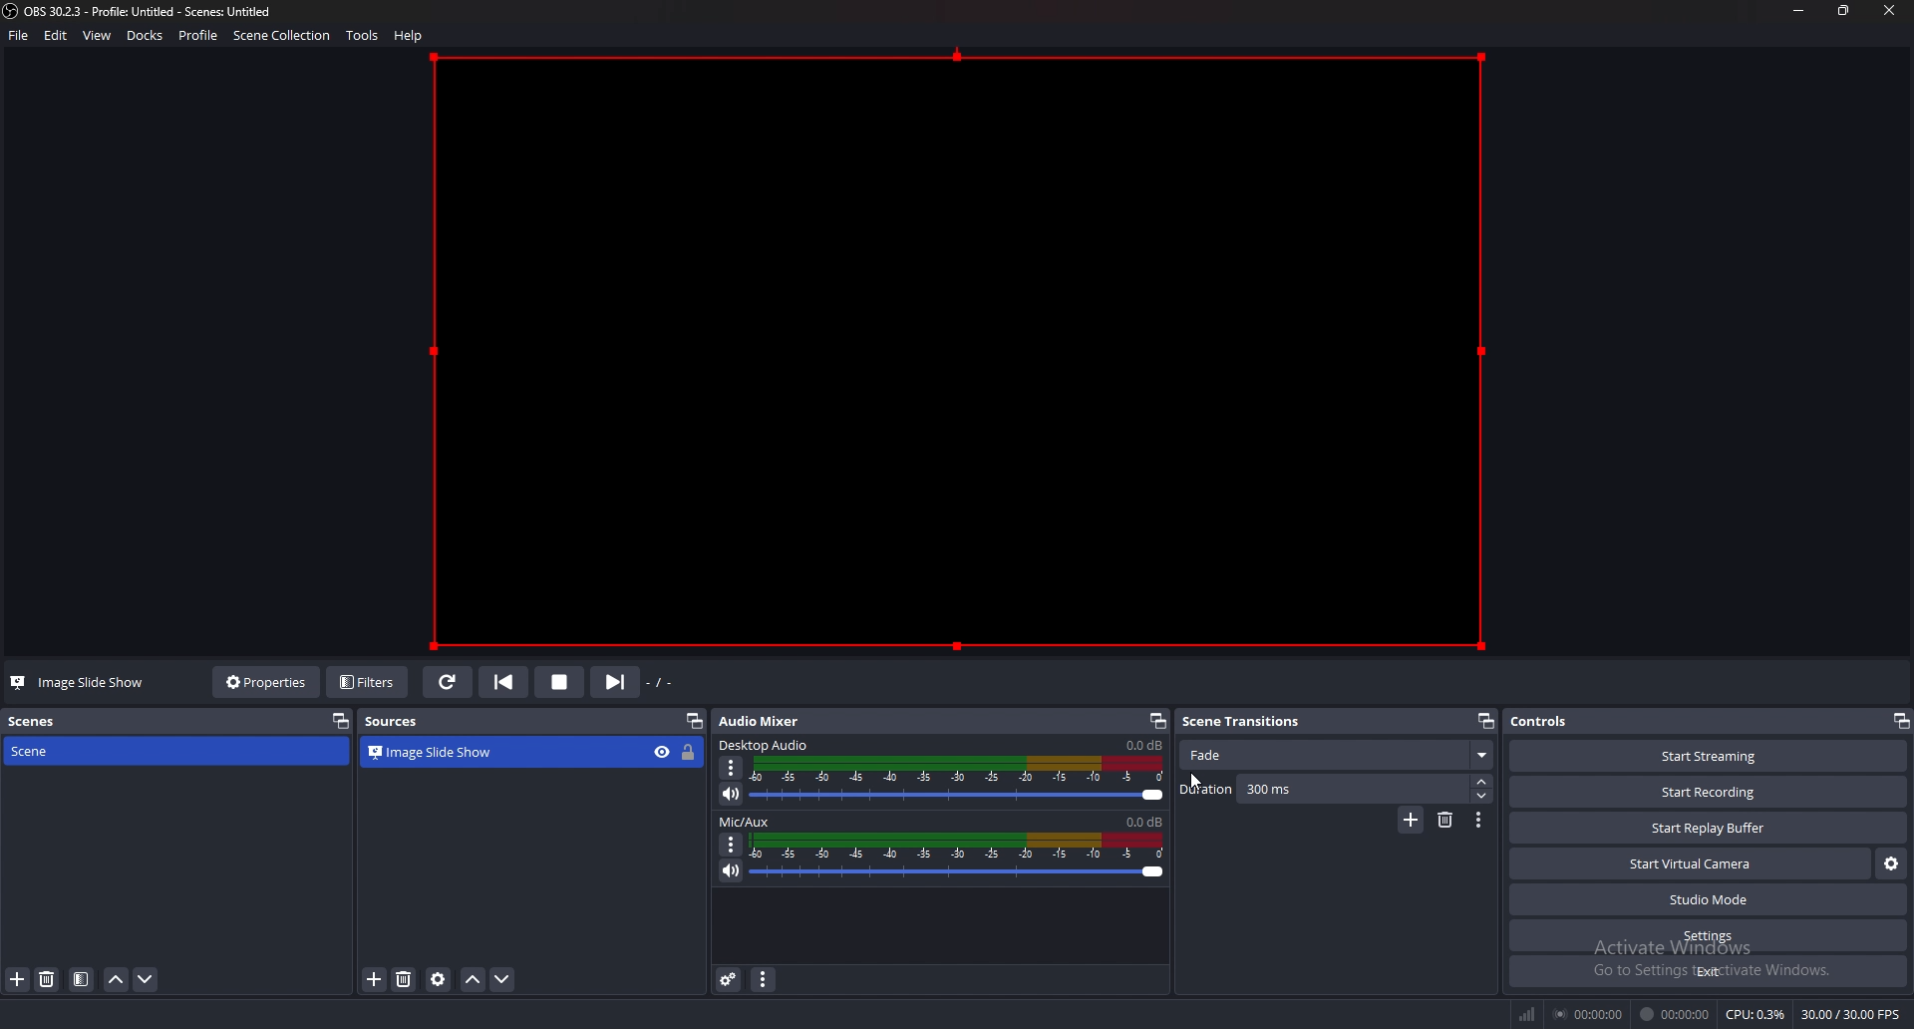 The image size is (1914, 1029). Describe the element at coordinates (732, 844) in the screenshot. I see `options` at that location.